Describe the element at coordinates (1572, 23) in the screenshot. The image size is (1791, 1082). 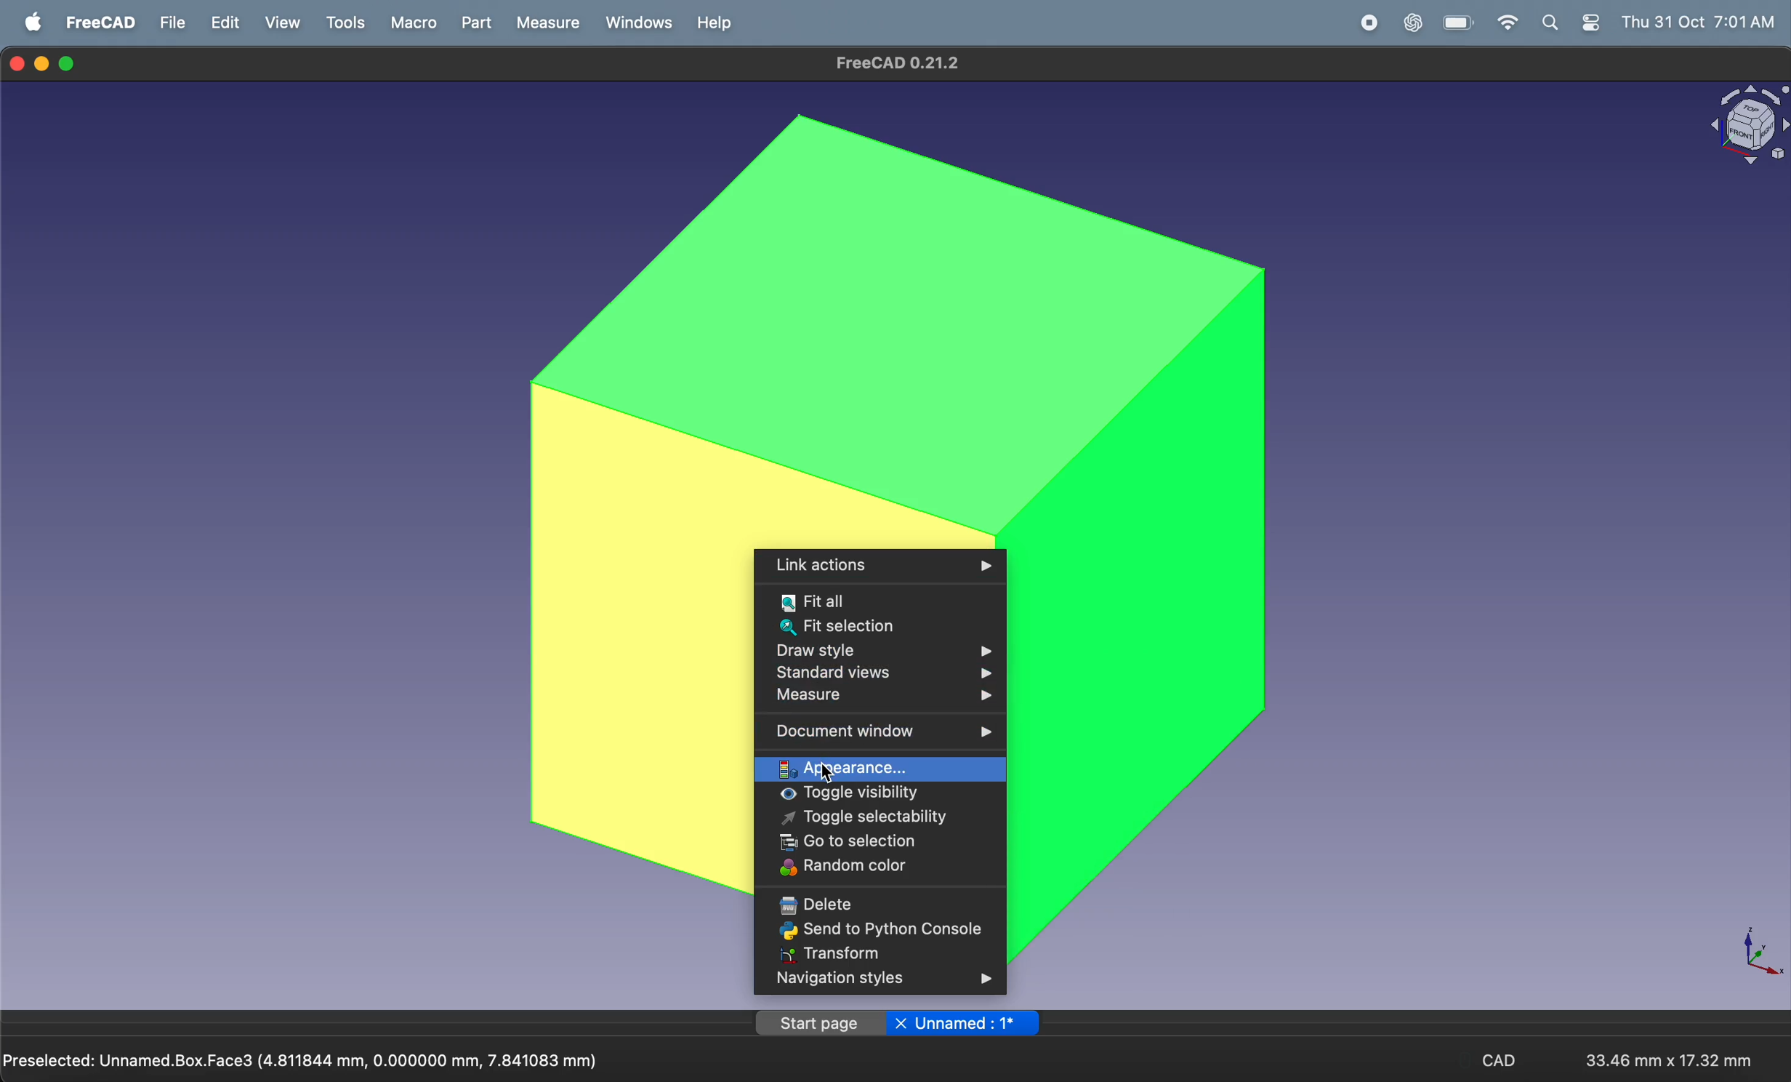
I see `apple widgets` at that location.